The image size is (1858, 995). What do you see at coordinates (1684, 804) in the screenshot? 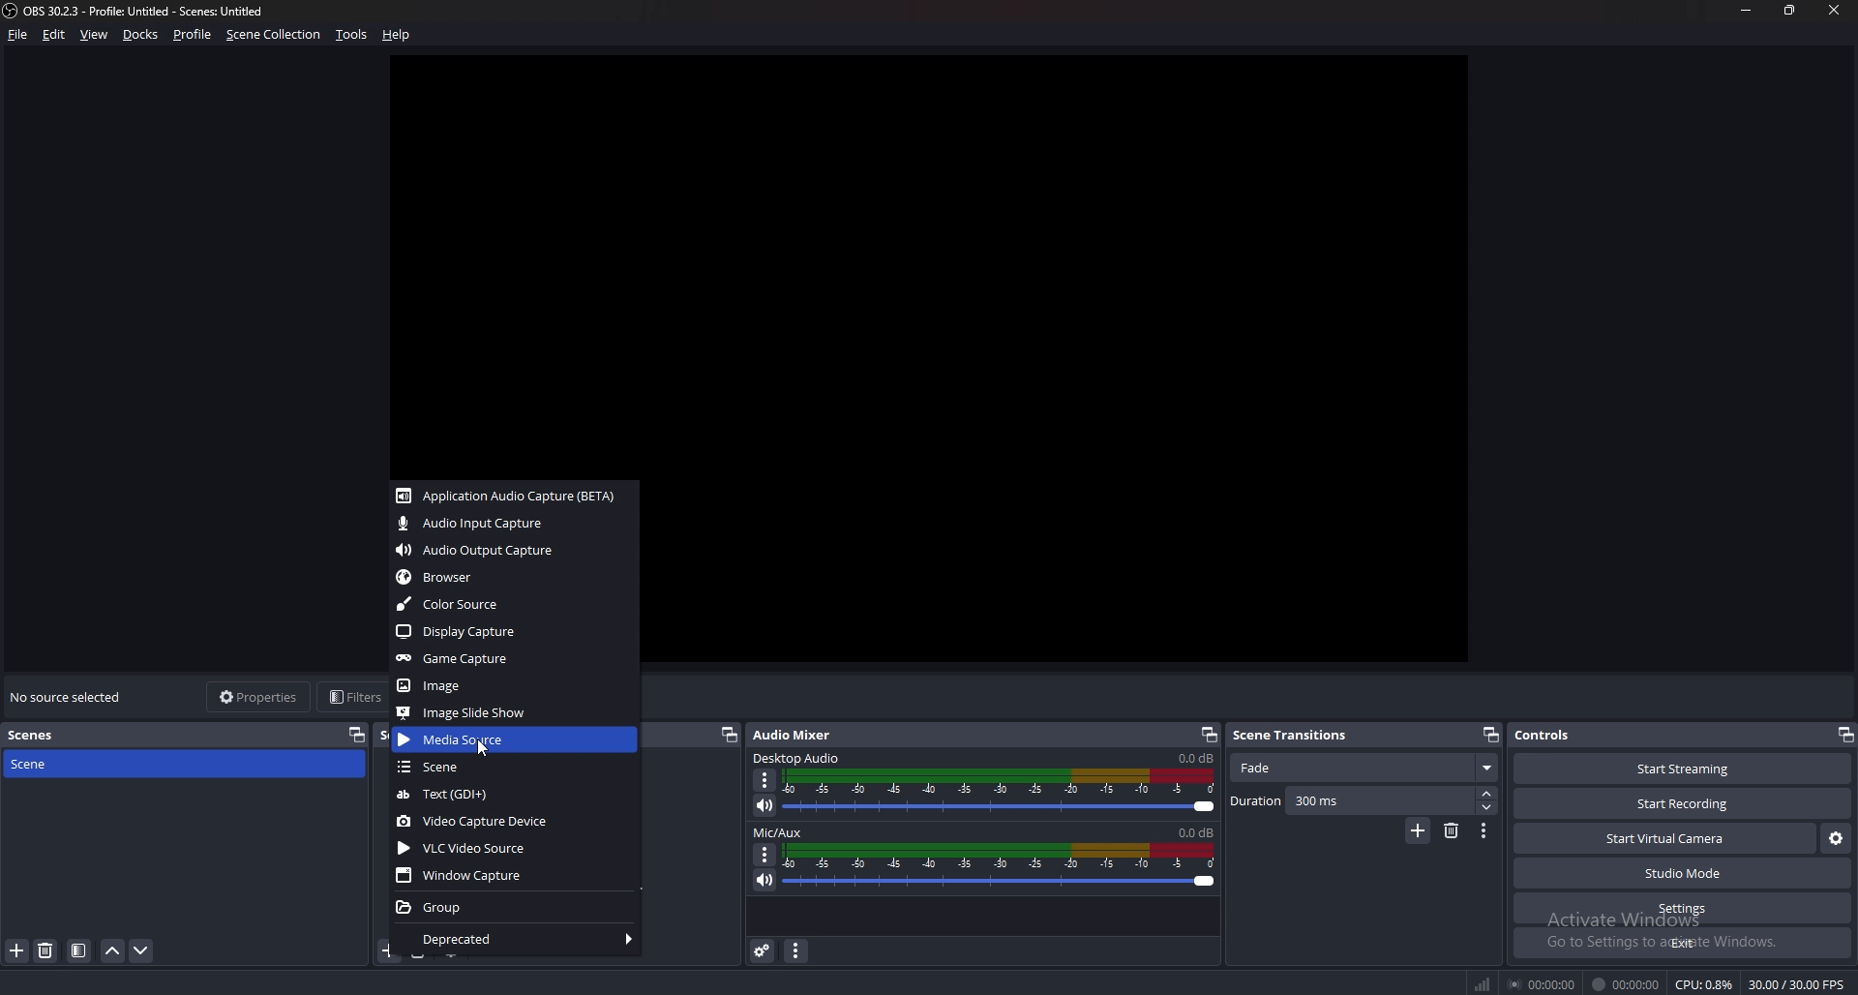
I see `Start recording` at bounding box center [1684, 804].